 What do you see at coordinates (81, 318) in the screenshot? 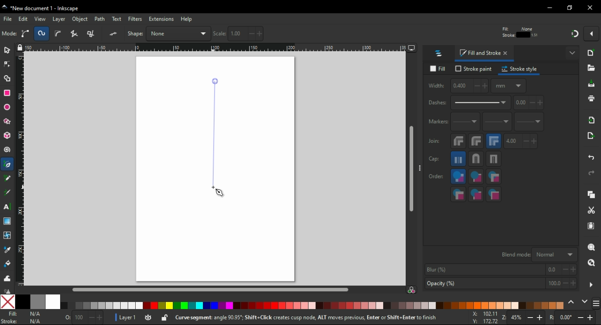
I see `Size` at bounding box center [81, 318].